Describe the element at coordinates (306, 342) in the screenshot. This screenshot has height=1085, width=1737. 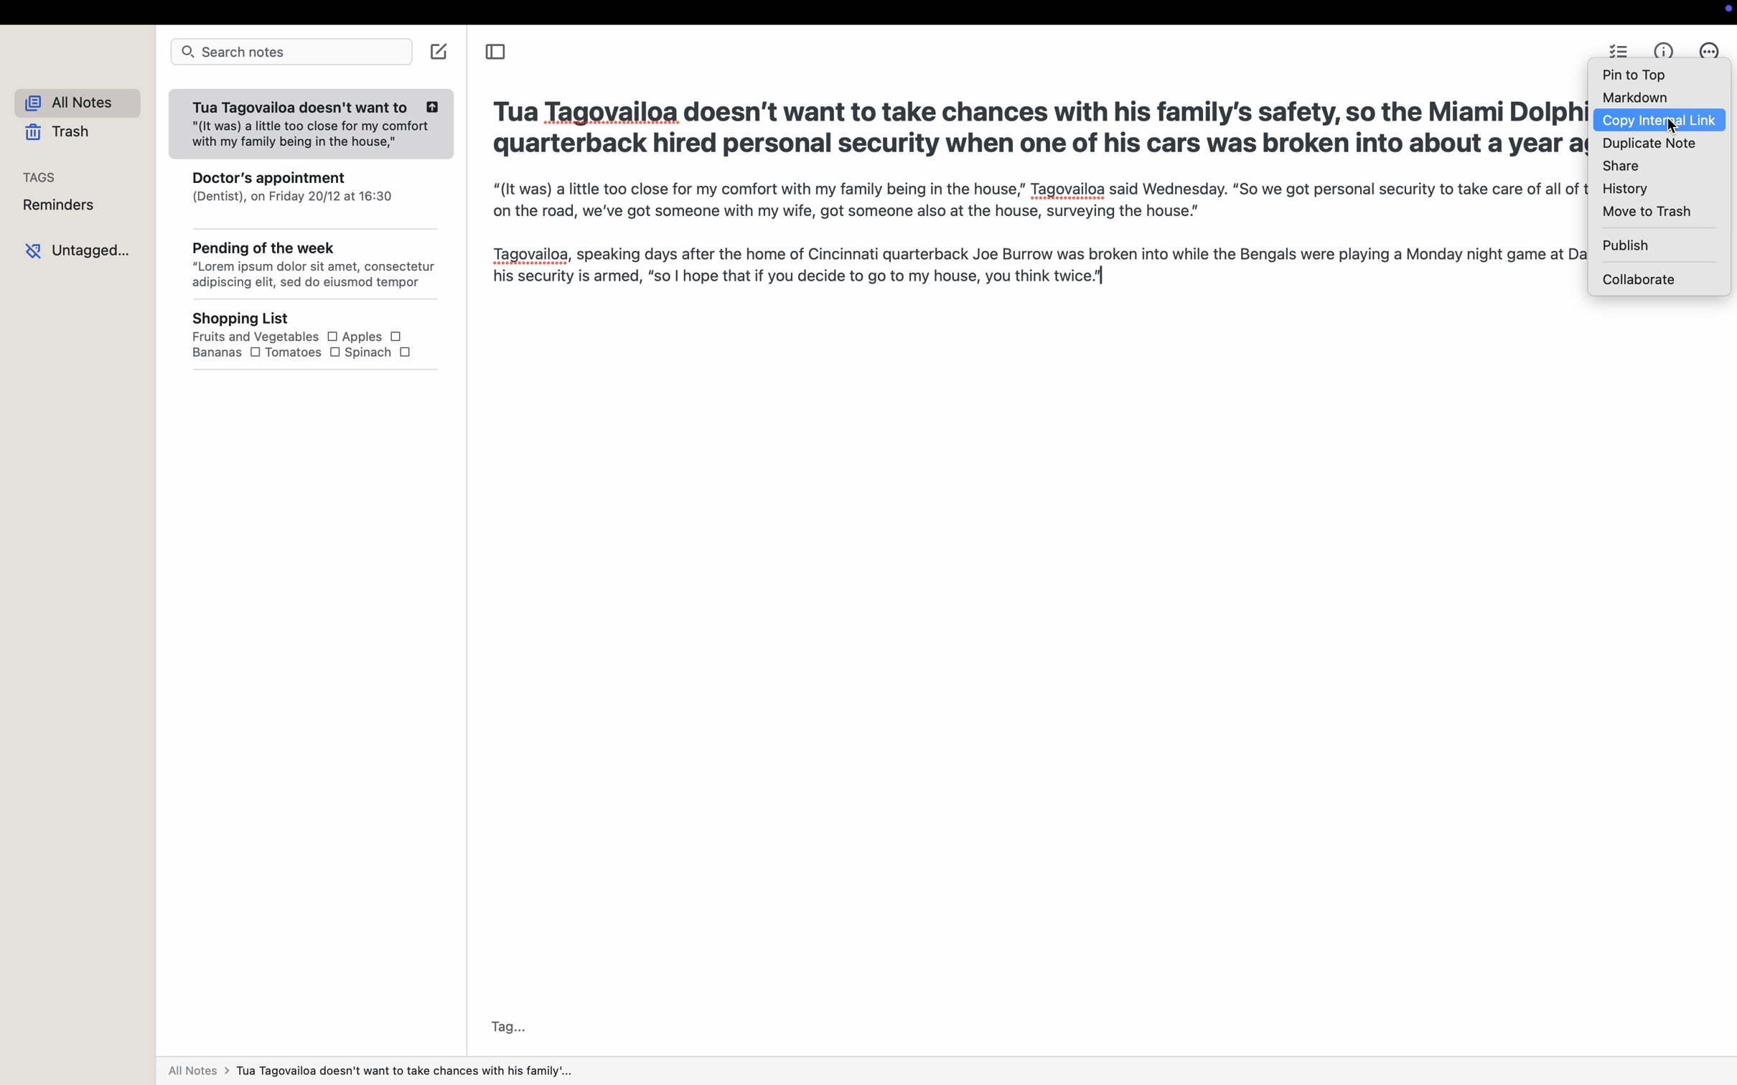
I see `Shopping List Fruits and Vegetables O Apples OBananas O Tomatoes O Spinach O` at that location.